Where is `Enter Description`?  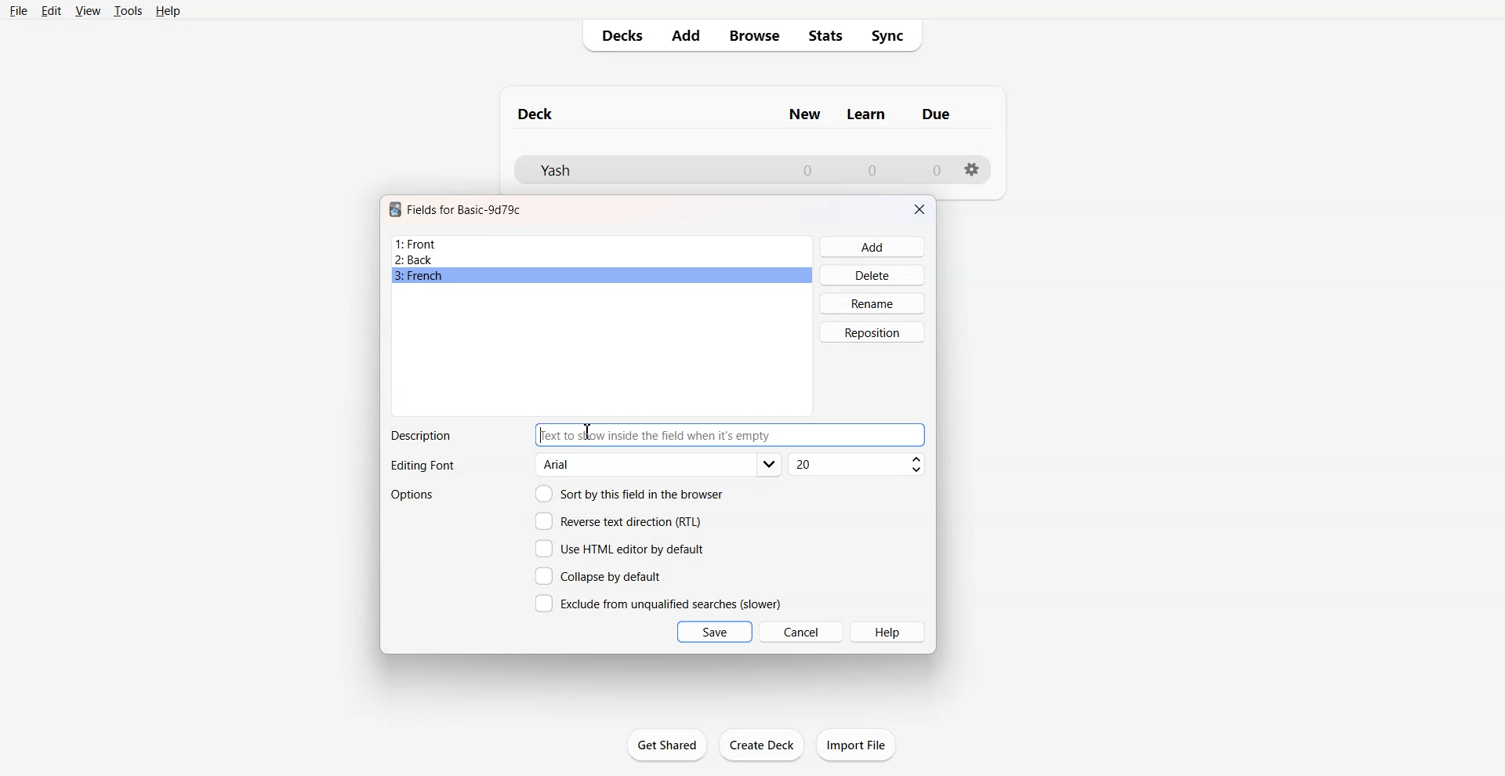 Enter Description is located at coordinates (731, 435).